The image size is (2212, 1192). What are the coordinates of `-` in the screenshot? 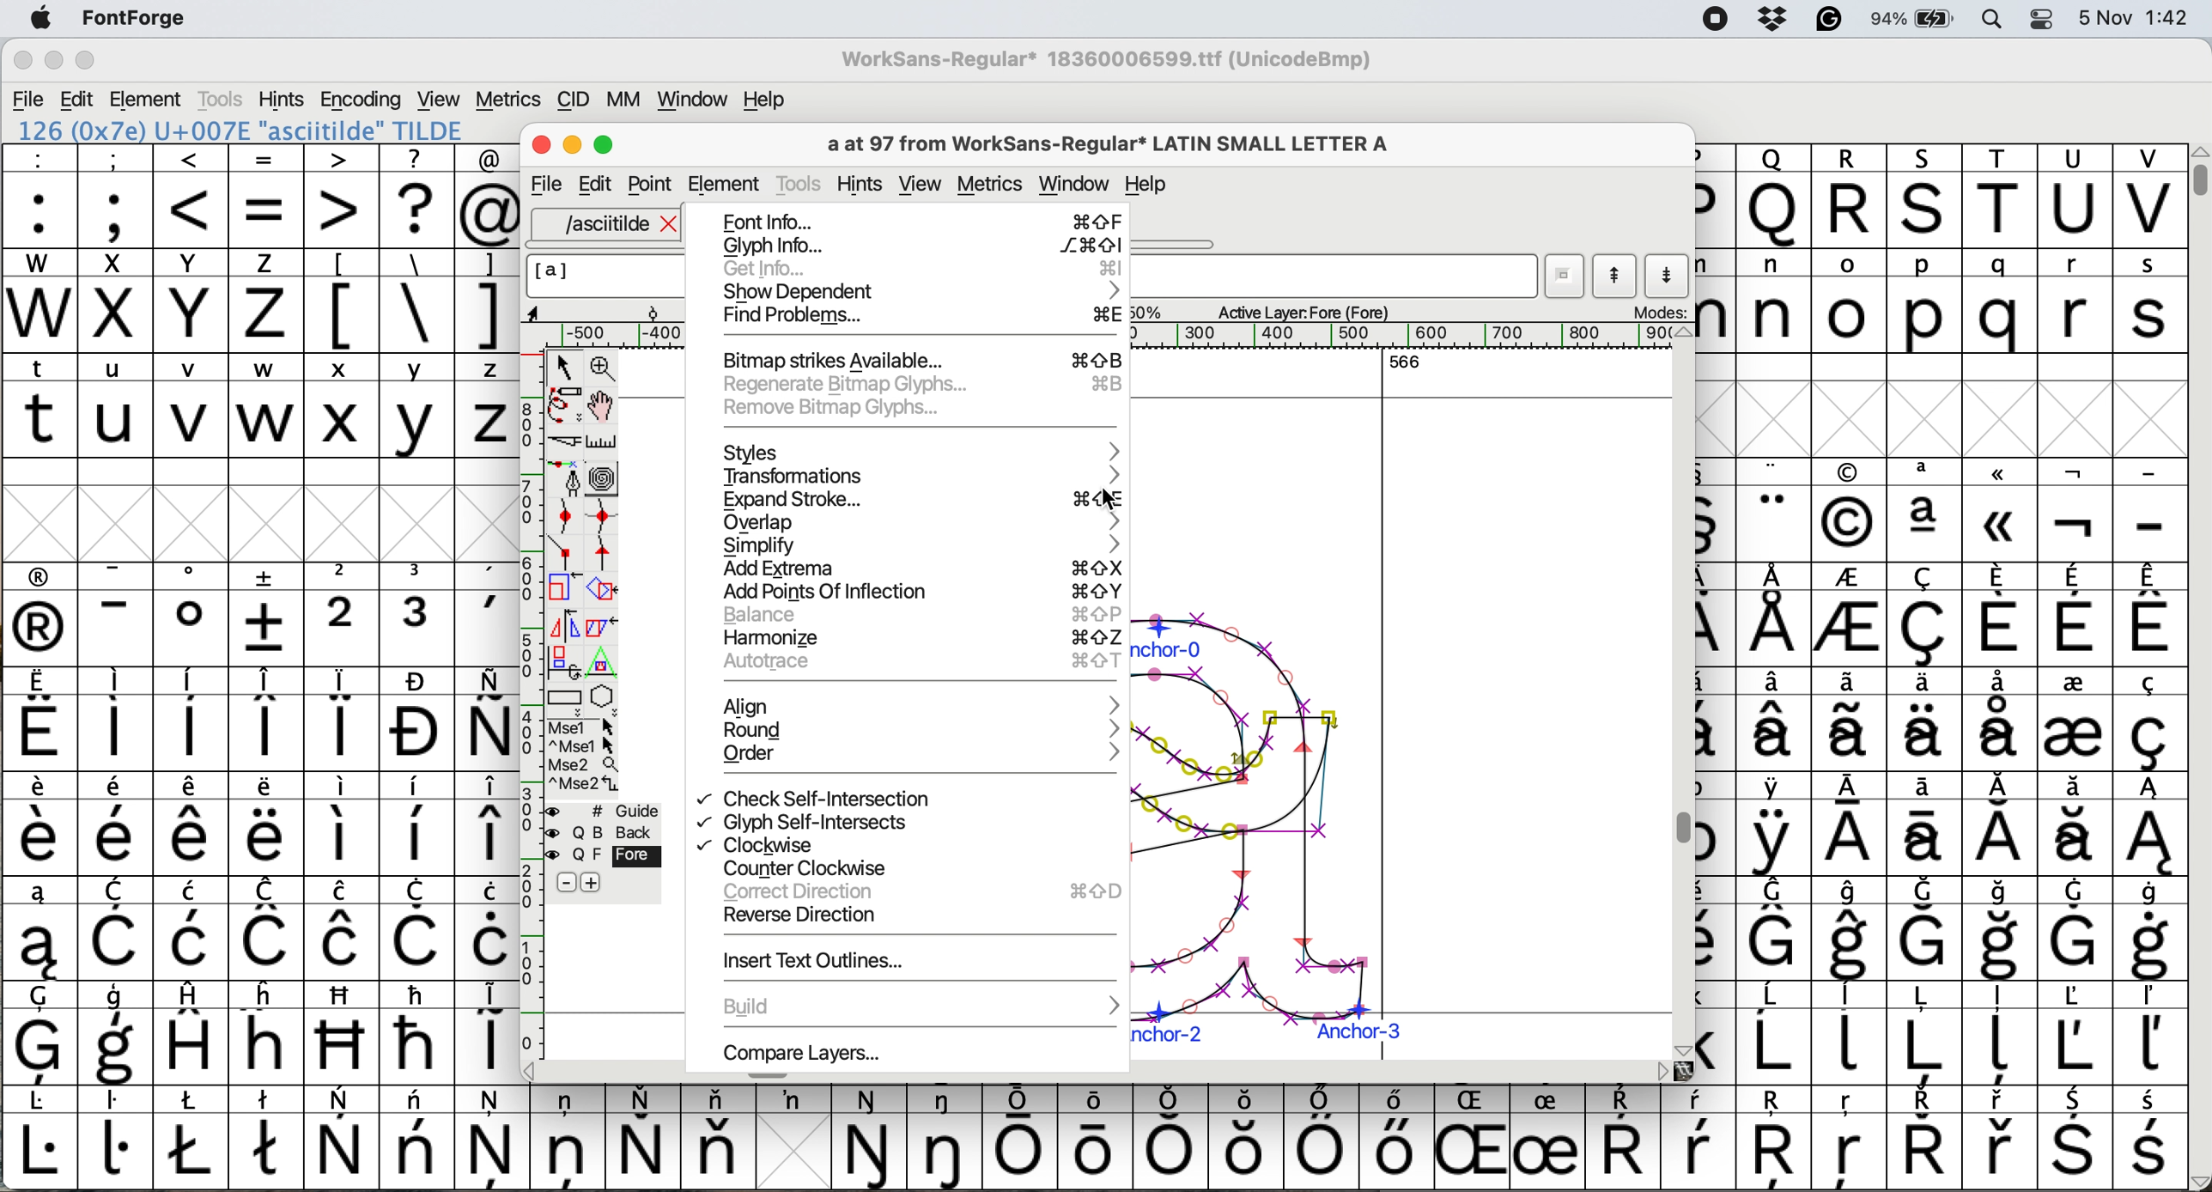 It's located at (2150, 512).